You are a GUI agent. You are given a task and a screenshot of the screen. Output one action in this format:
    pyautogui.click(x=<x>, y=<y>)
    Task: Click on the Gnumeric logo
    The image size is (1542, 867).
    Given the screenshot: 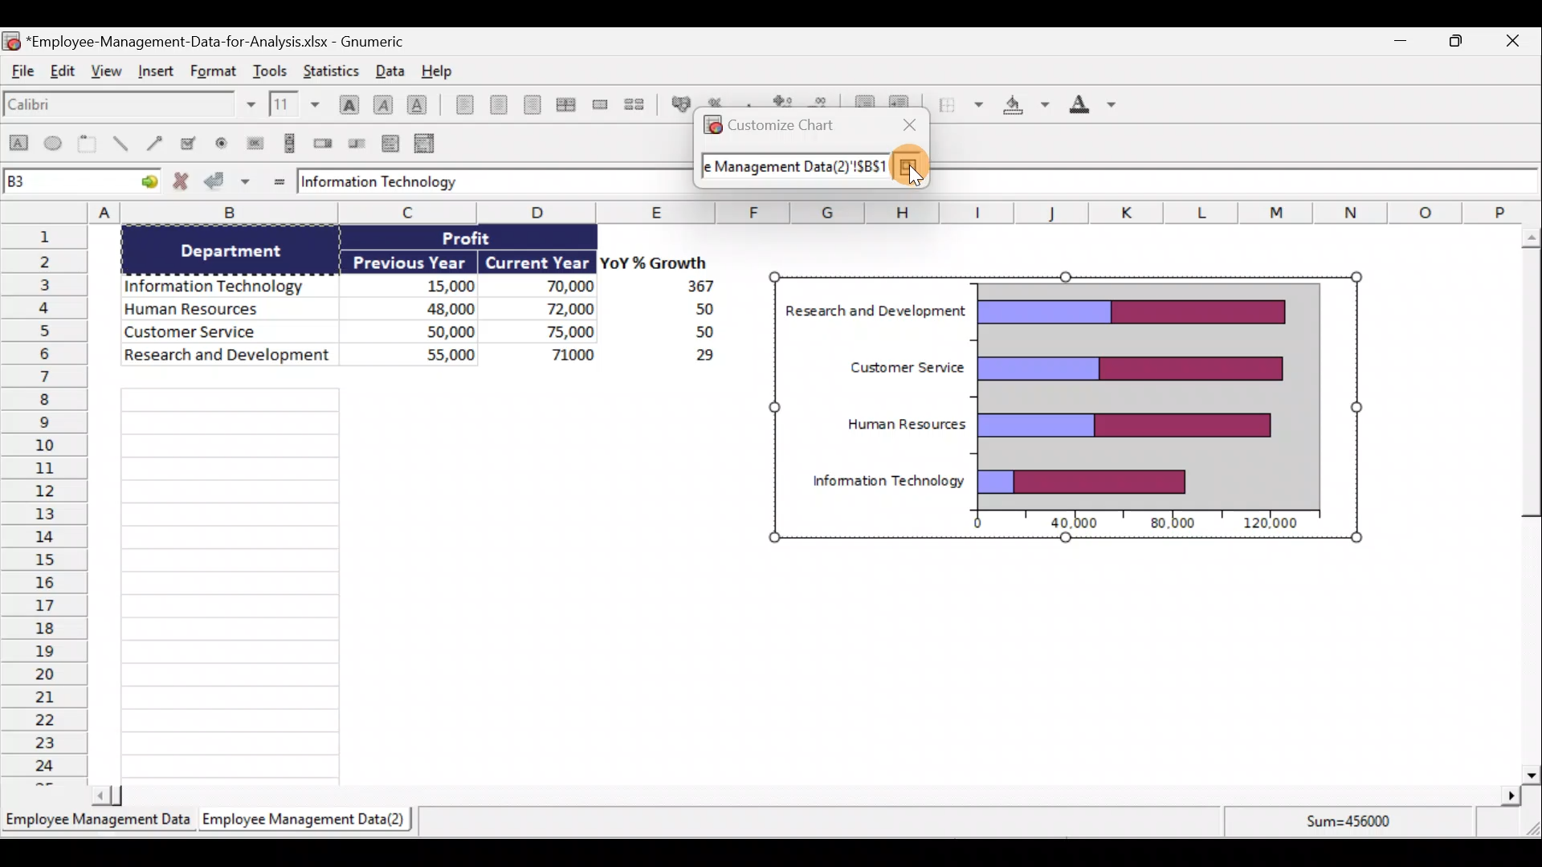 What is the action you would take?
    pyautogui.click(x=710, y=127)
    